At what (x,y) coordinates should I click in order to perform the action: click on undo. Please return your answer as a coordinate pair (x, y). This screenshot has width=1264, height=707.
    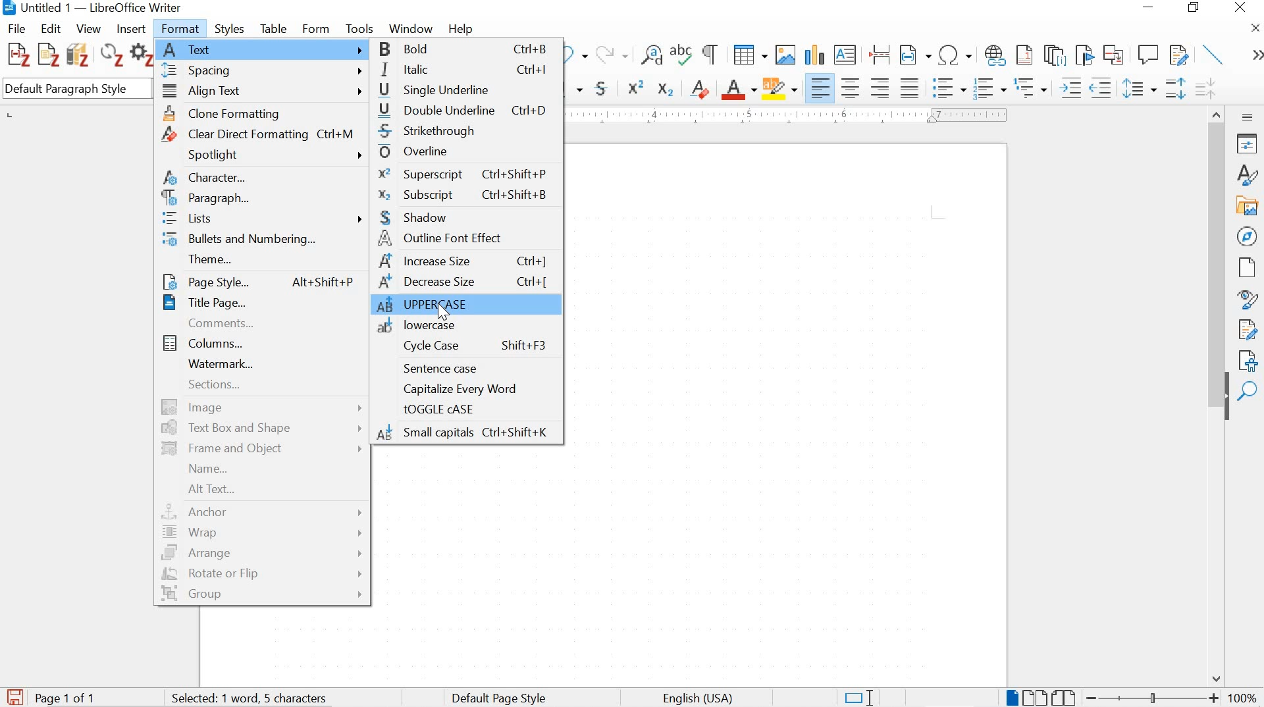
    Looking at the image, I should click on (577, 56).